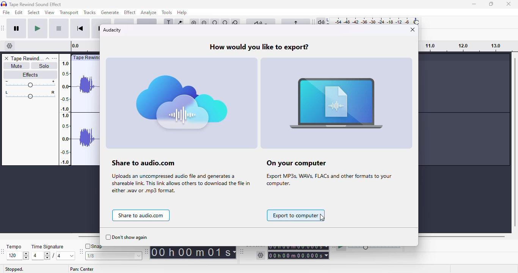 This screenshot has width=518, height=273. Describe the element at coordinates (55, 58) in the screenshot. I see `open menu` at that location.